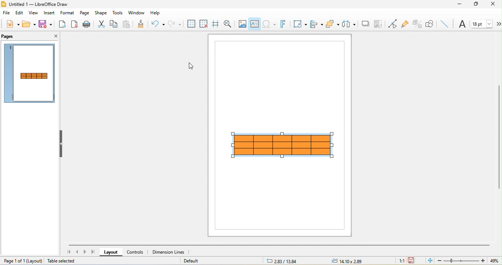 This screenshot has height=265, width=502. What do you see at coordinates (78, 253) in the screenshot?
I see `previous page` at bounding box center [78, 253].